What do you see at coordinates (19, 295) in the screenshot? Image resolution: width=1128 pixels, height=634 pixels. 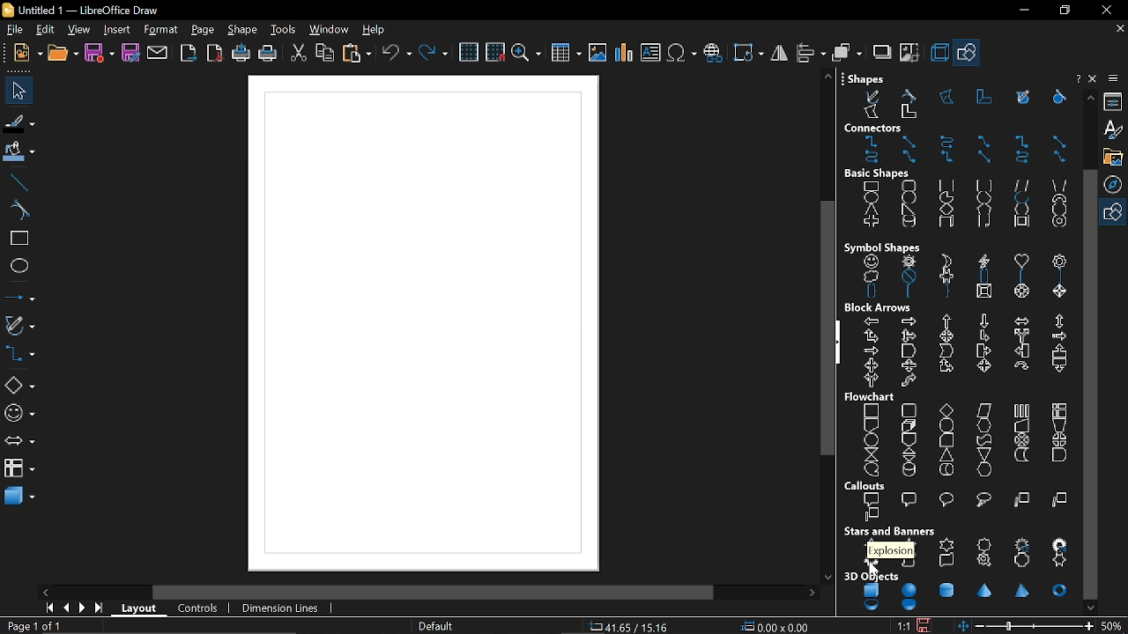 I see `lines and arrows` at bounding box center [19, 295].